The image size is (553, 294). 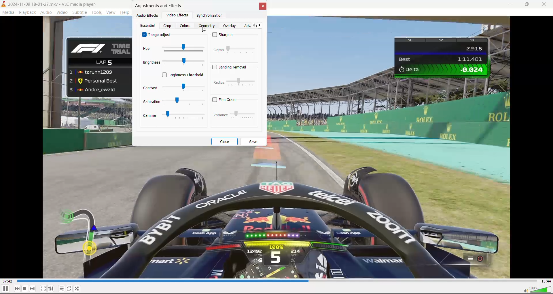 What do you see at coordinates (112, 12) in the screenshot?
I see `view` at bounding box center [112, 12].